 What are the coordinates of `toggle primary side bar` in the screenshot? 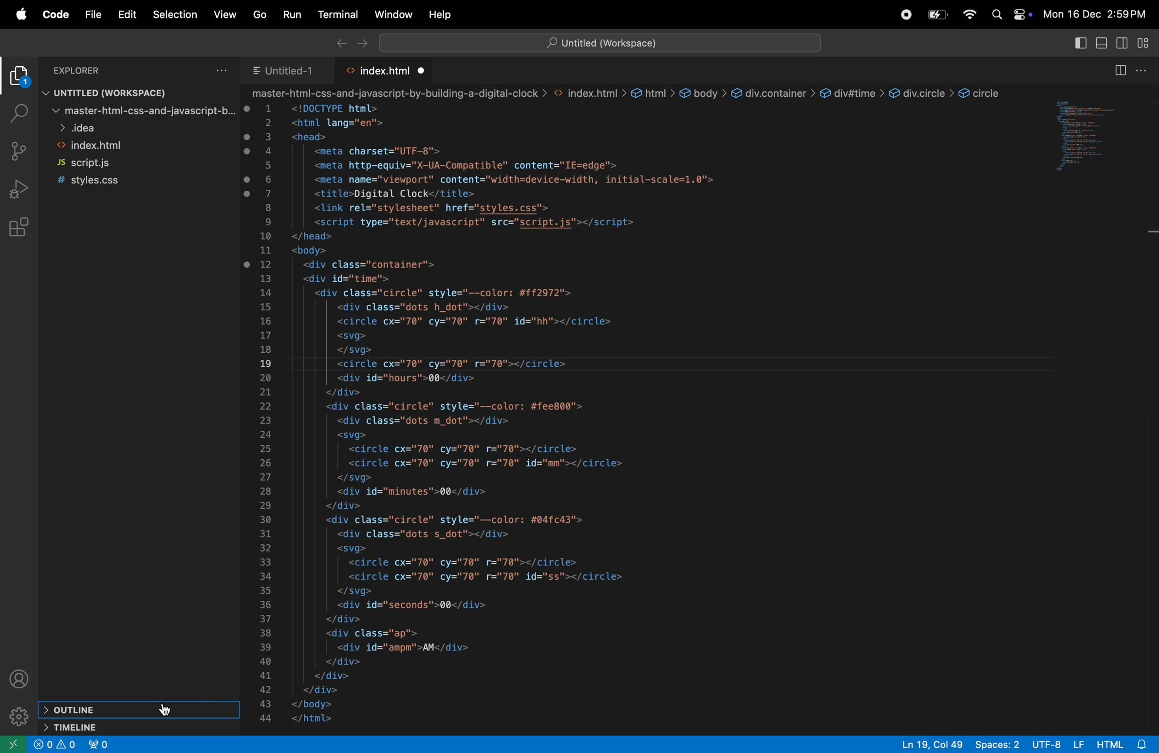 It's located at (1079, 42).